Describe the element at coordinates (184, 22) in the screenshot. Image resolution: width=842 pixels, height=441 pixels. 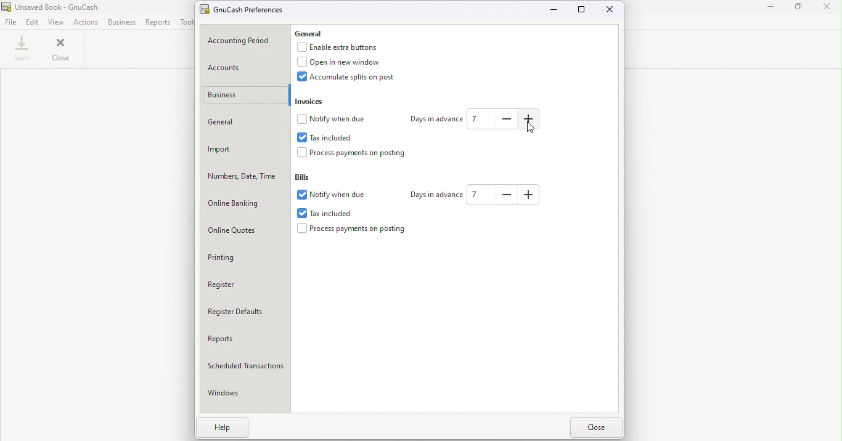
I see `Tools` at that location.